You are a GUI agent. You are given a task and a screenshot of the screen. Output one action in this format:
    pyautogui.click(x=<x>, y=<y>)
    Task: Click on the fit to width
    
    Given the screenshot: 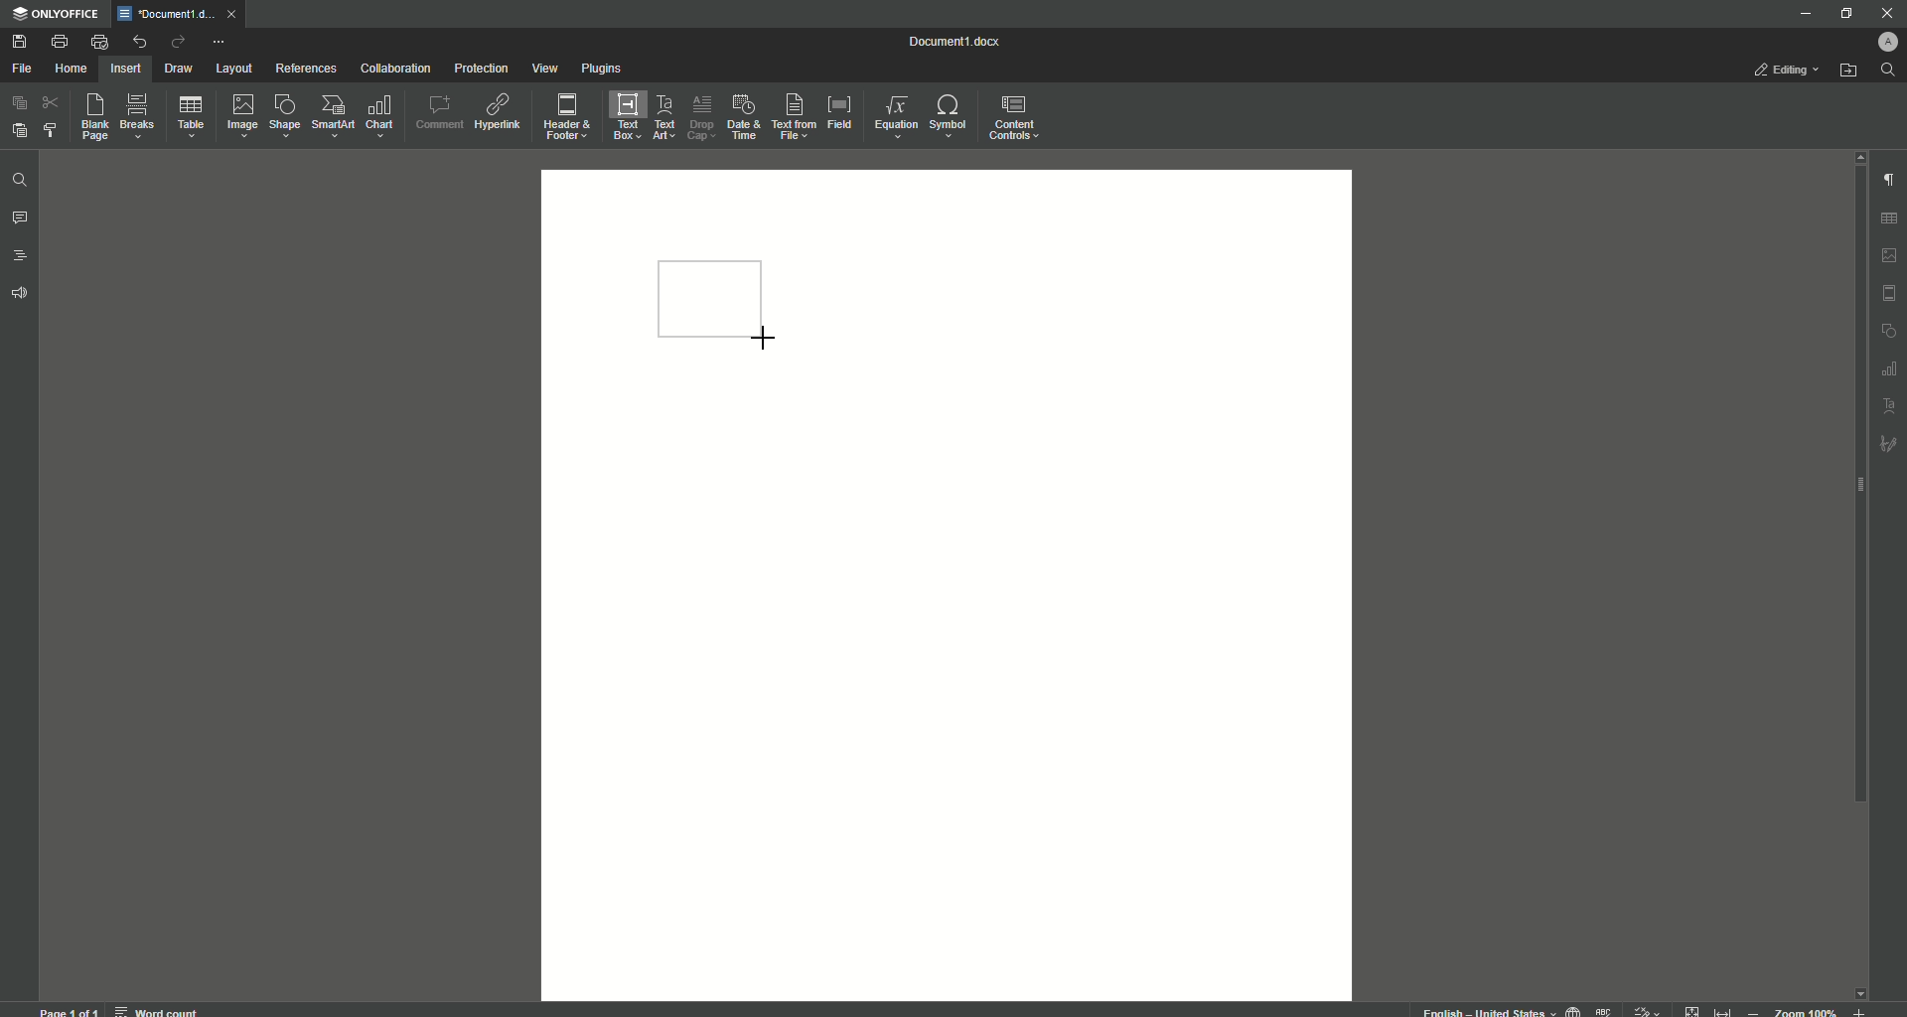 What is the action you would take?
    pyautogui.click(x=1726, y=1009)
    